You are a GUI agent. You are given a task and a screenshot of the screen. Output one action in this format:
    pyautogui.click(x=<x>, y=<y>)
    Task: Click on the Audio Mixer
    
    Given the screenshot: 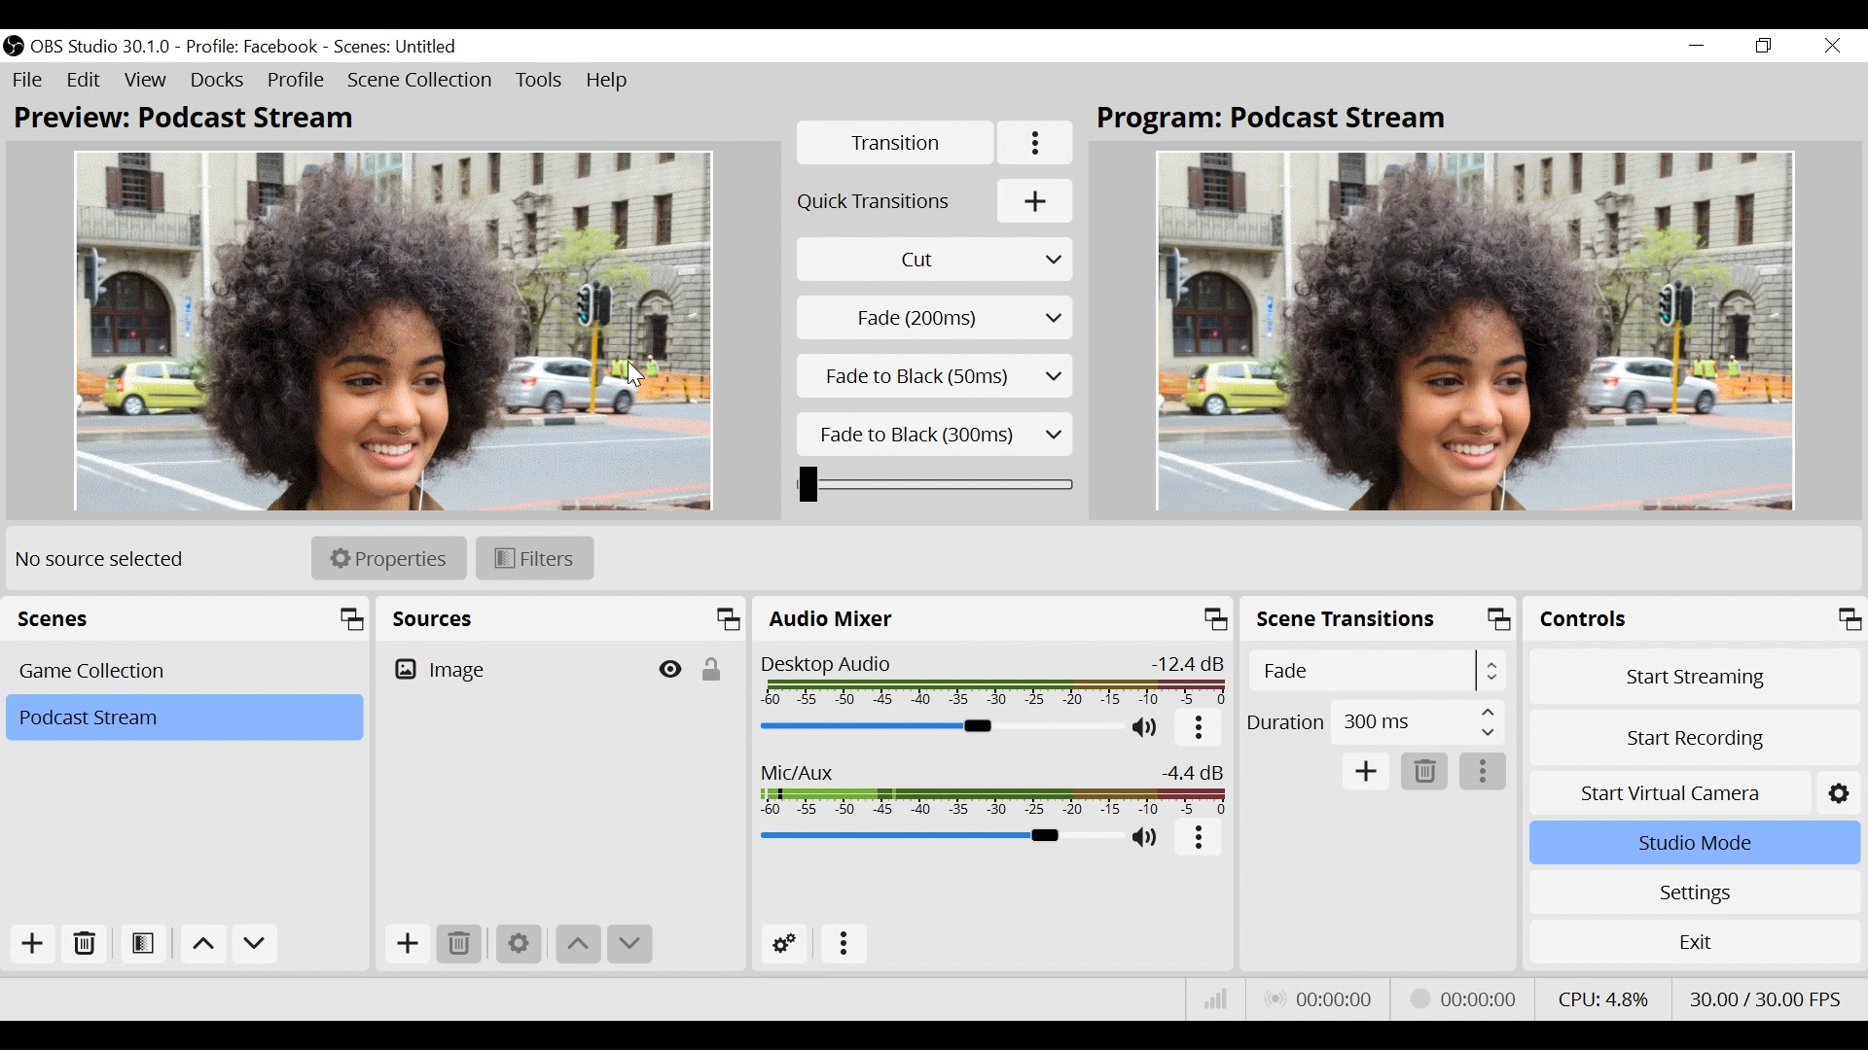 What is the action you would take?
    pyautogui.click(x=991, y=617)
    